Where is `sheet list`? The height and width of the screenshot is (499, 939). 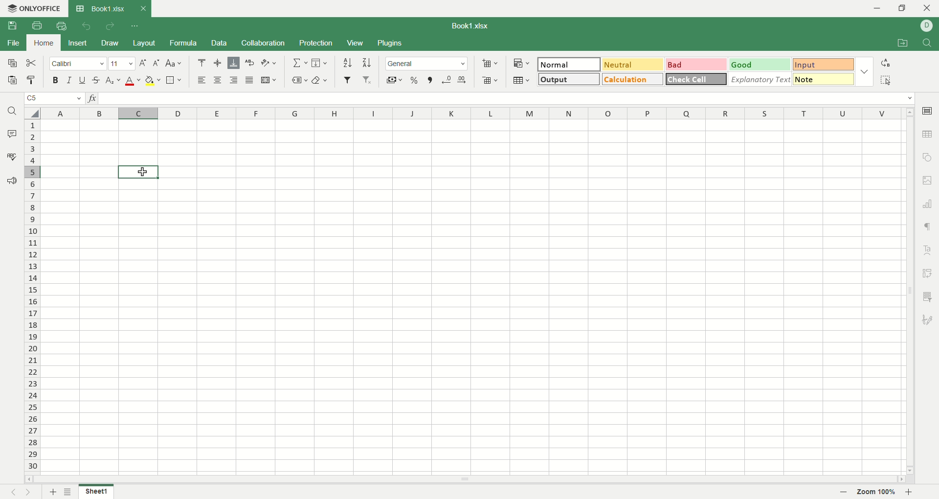 sheet list is located at coordinates (70, 491).